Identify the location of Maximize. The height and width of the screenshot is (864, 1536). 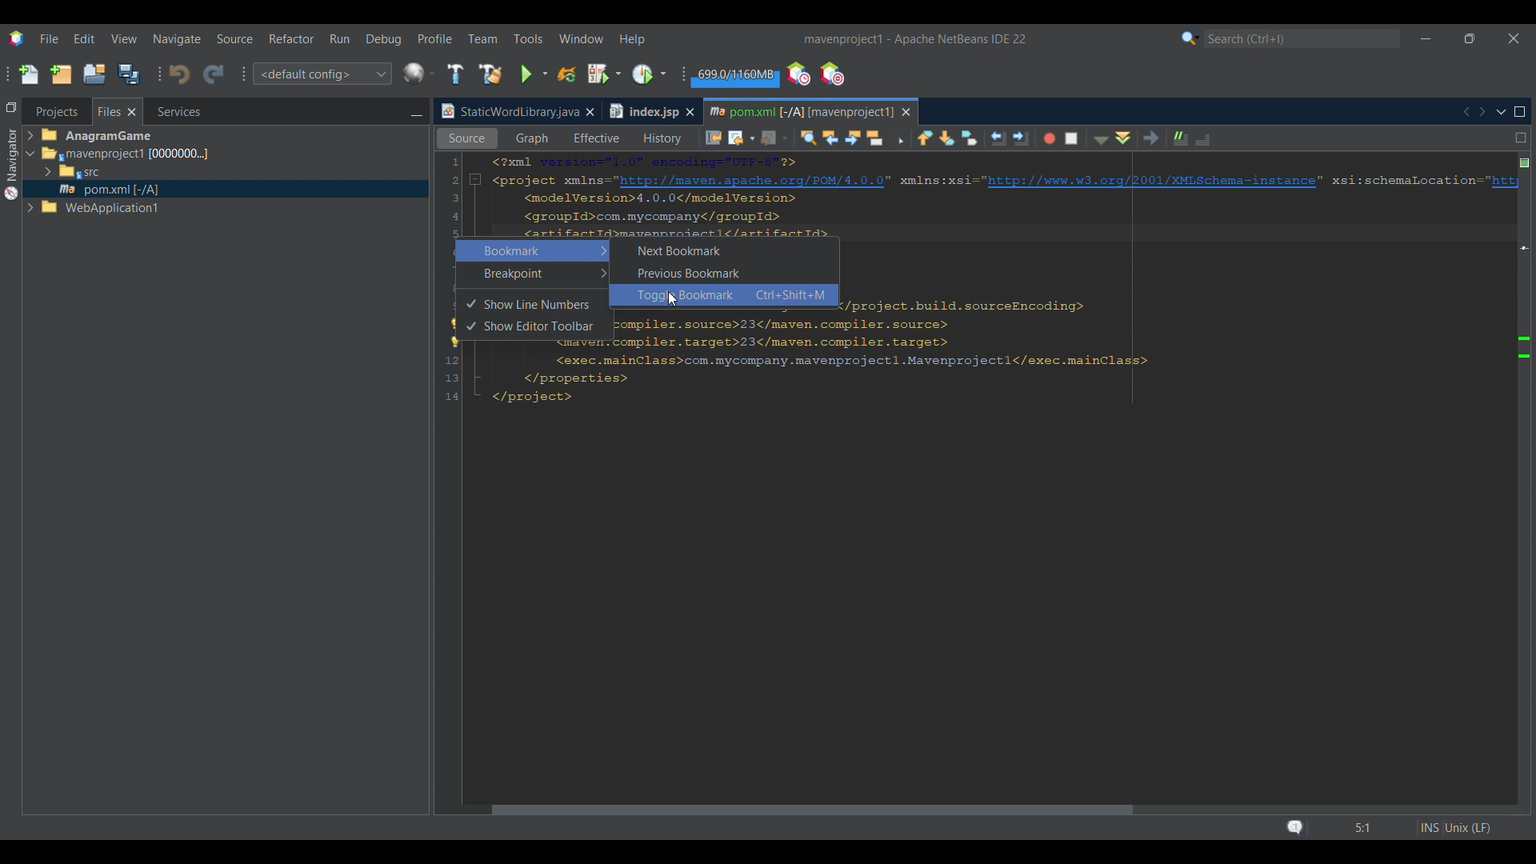
(1520, 112).